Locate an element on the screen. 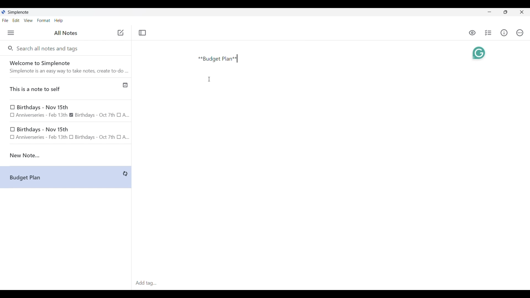  Title of left side panel is located at coordinates (66, 33).